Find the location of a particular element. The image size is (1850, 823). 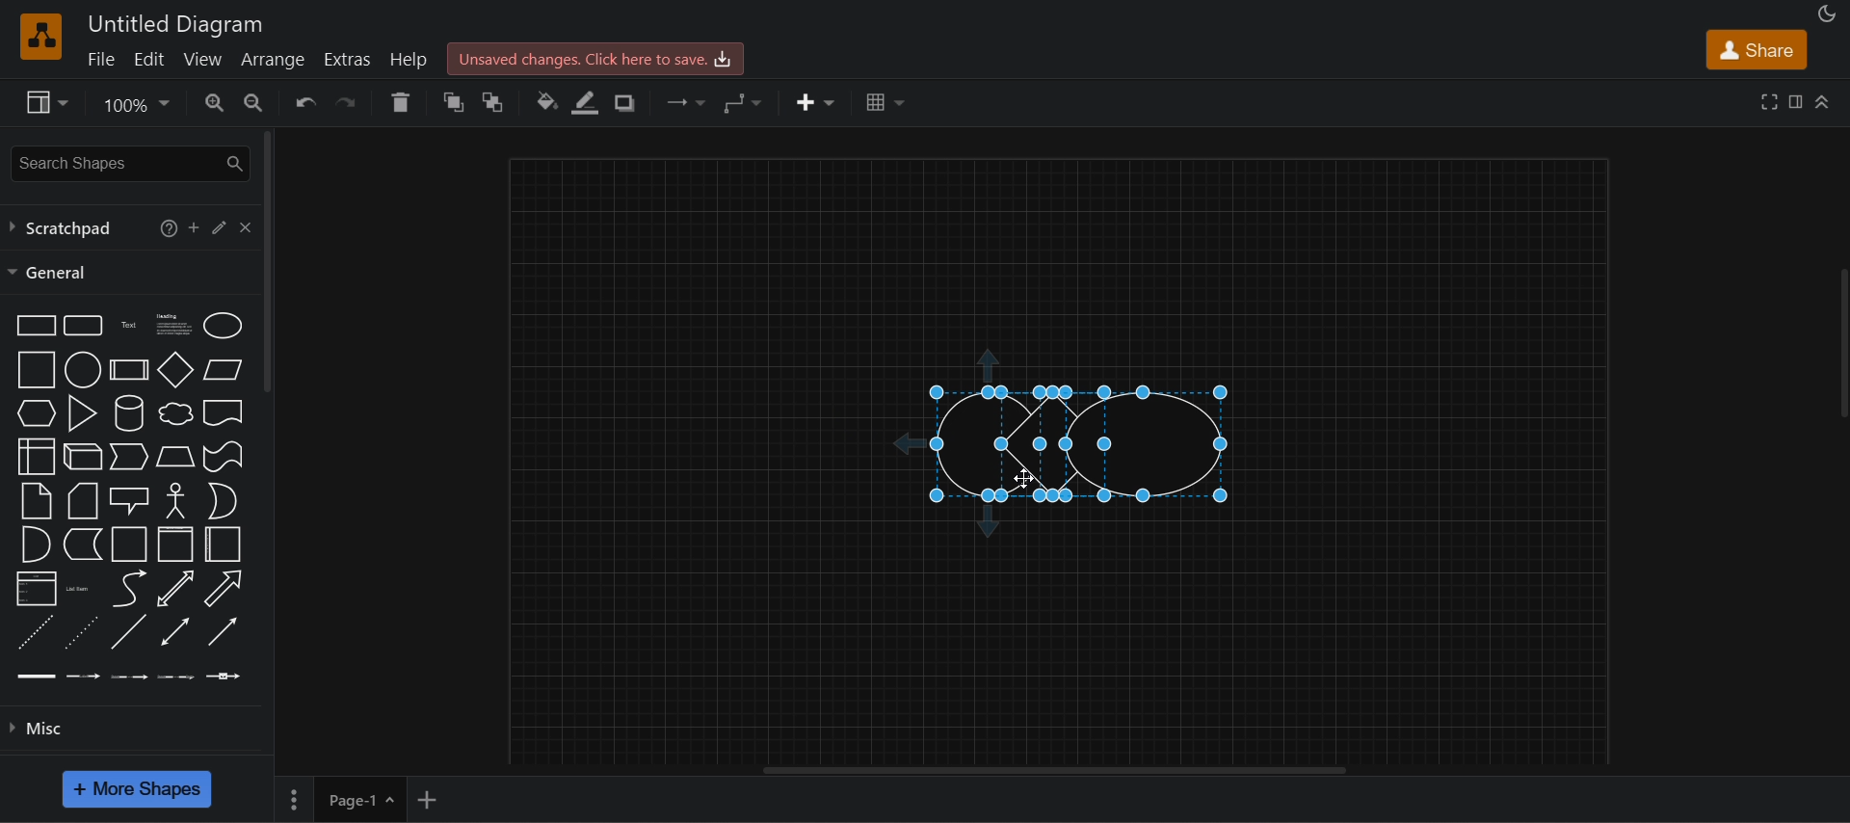

dotted line is located at coordinates (80, 631).